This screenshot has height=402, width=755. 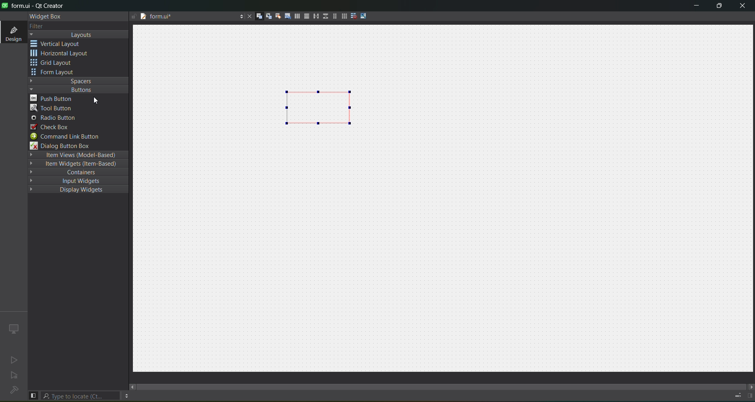 I want to click on edit signals, so click(x=269, y=17).